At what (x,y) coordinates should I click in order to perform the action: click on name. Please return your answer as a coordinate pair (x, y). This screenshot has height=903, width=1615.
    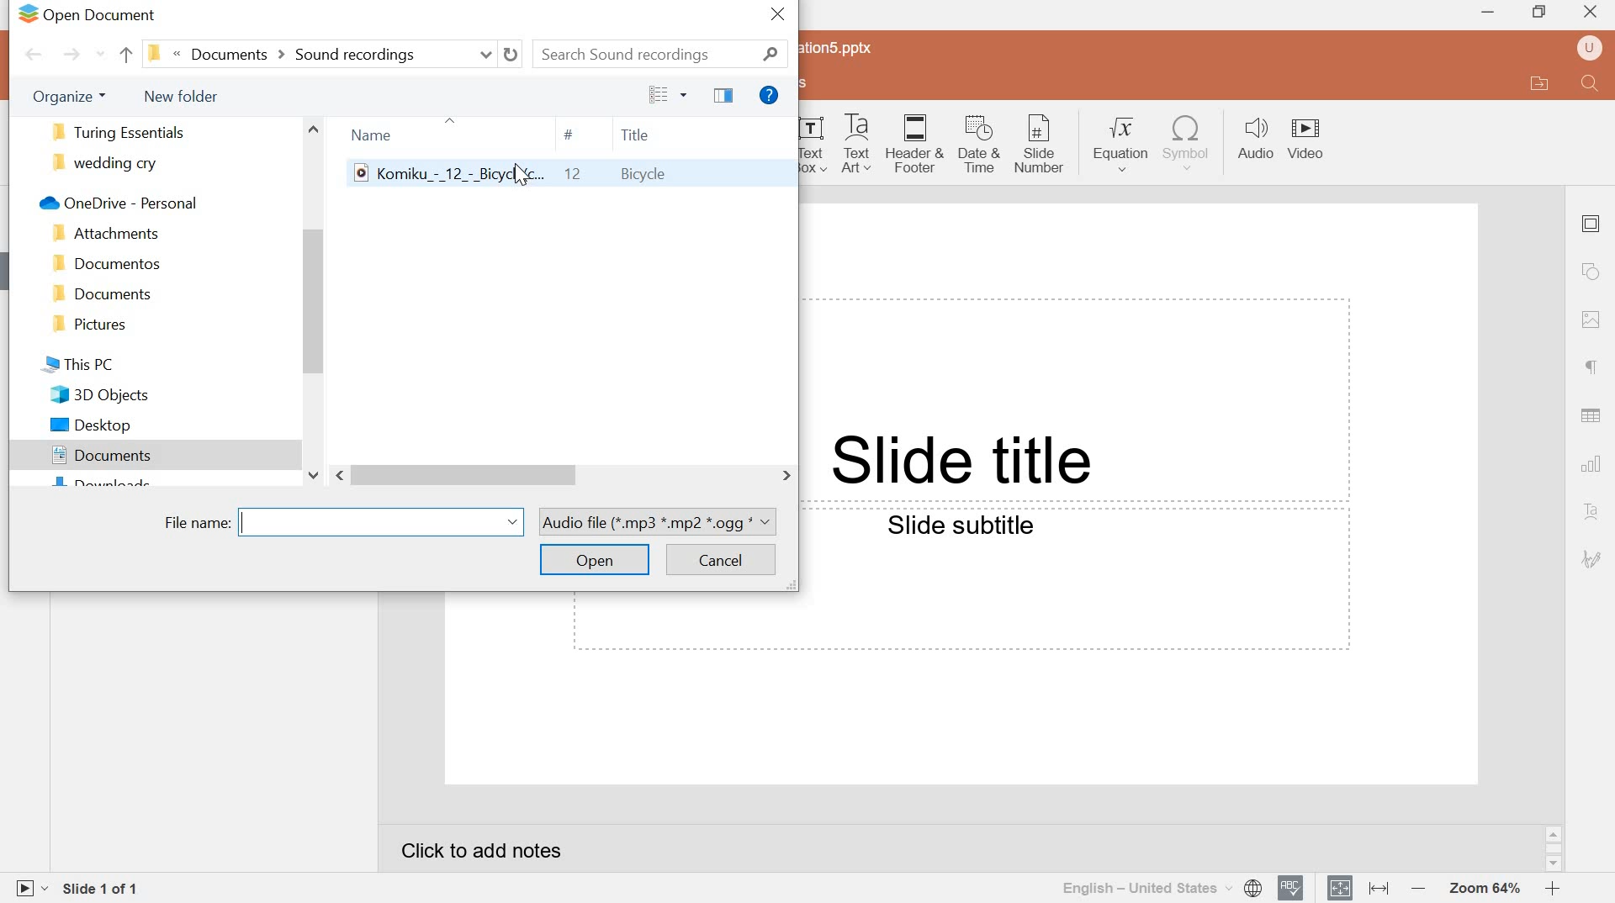
    Looking at the image, I should click on (372, 134).